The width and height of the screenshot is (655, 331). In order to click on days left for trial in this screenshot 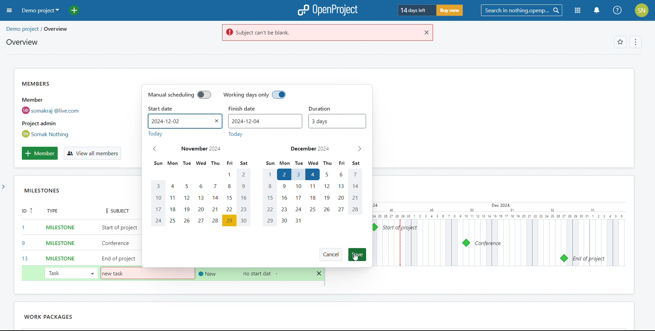, I will do `click(416, 11)`.